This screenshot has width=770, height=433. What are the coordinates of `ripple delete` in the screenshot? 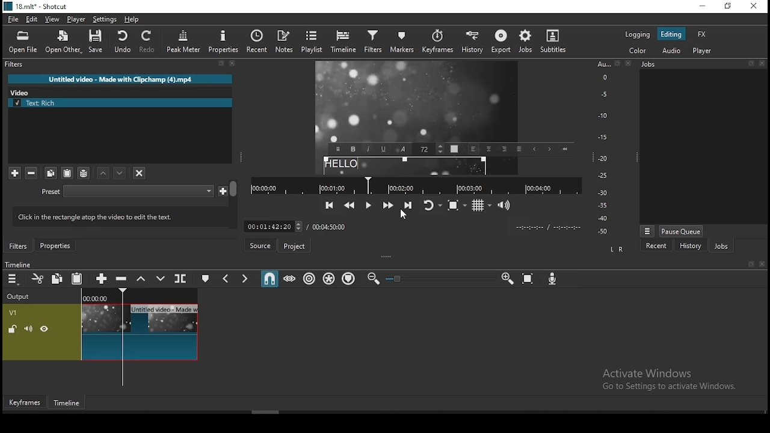 It's located at (123, 279).